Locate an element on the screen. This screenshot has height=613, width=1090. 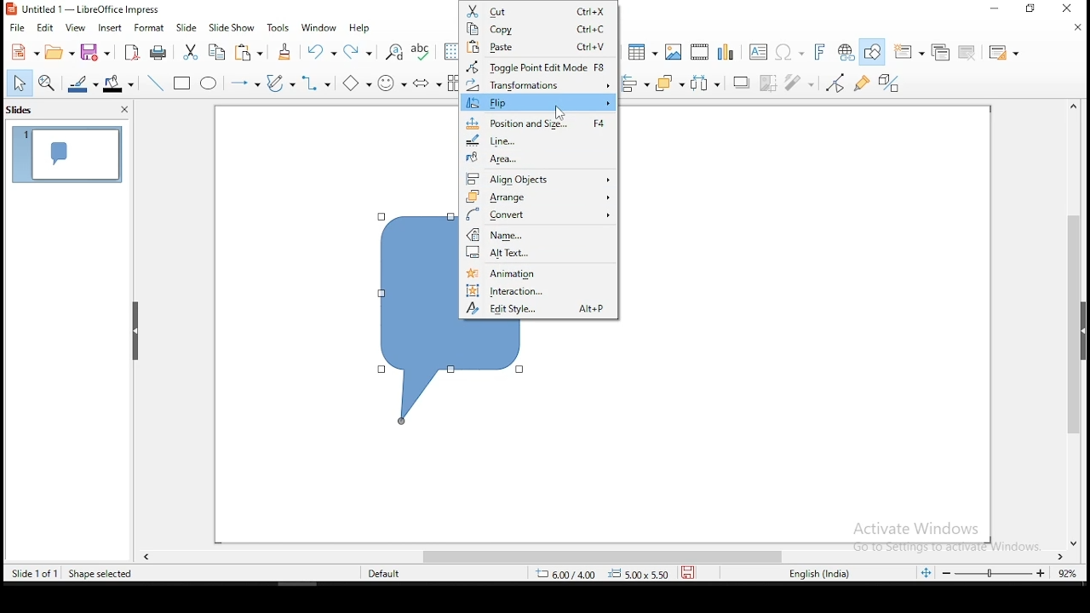
close pane is located at coordinates (123, 109).